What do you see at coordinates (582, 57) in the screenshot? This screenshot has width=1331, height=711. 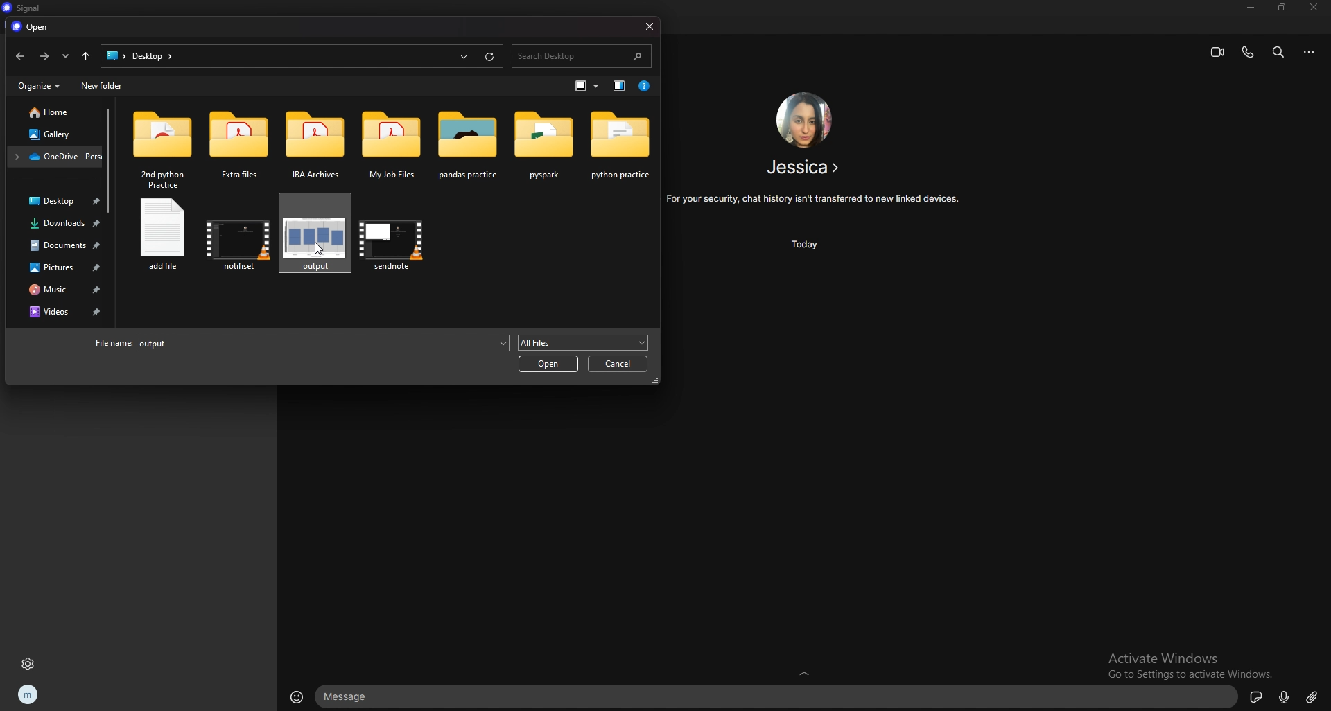 I see `search` at bounding box center [582, 57].